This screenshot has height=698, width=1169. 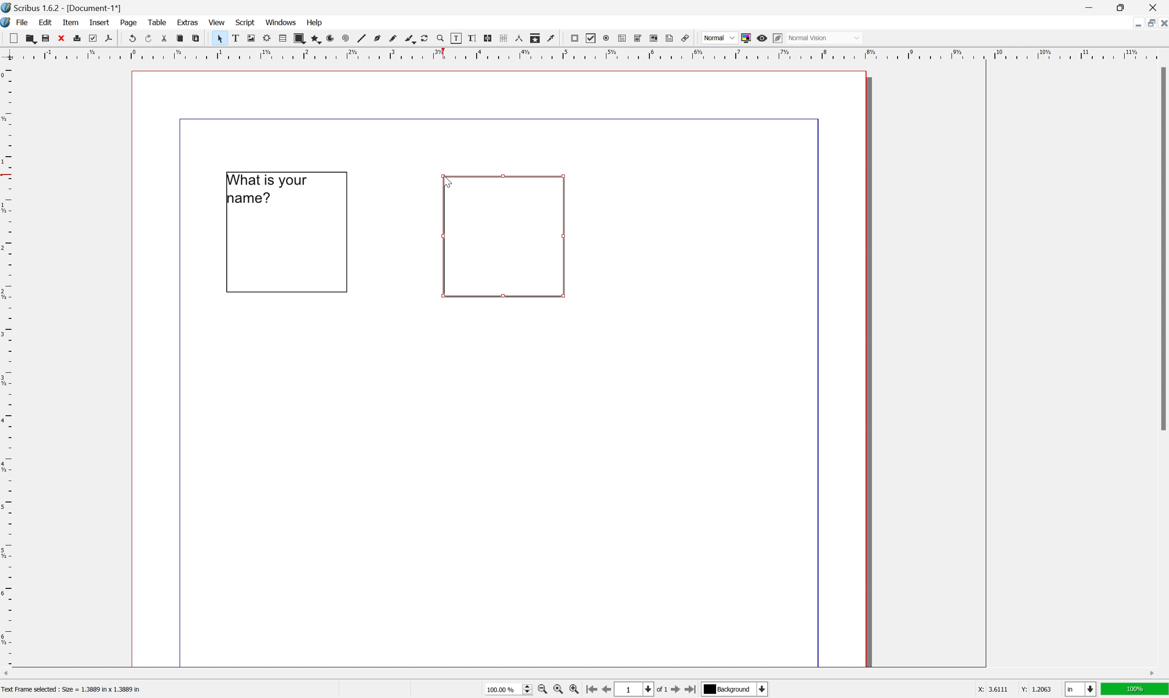 I want to click on pdf push button, so click(x=574, y=38).